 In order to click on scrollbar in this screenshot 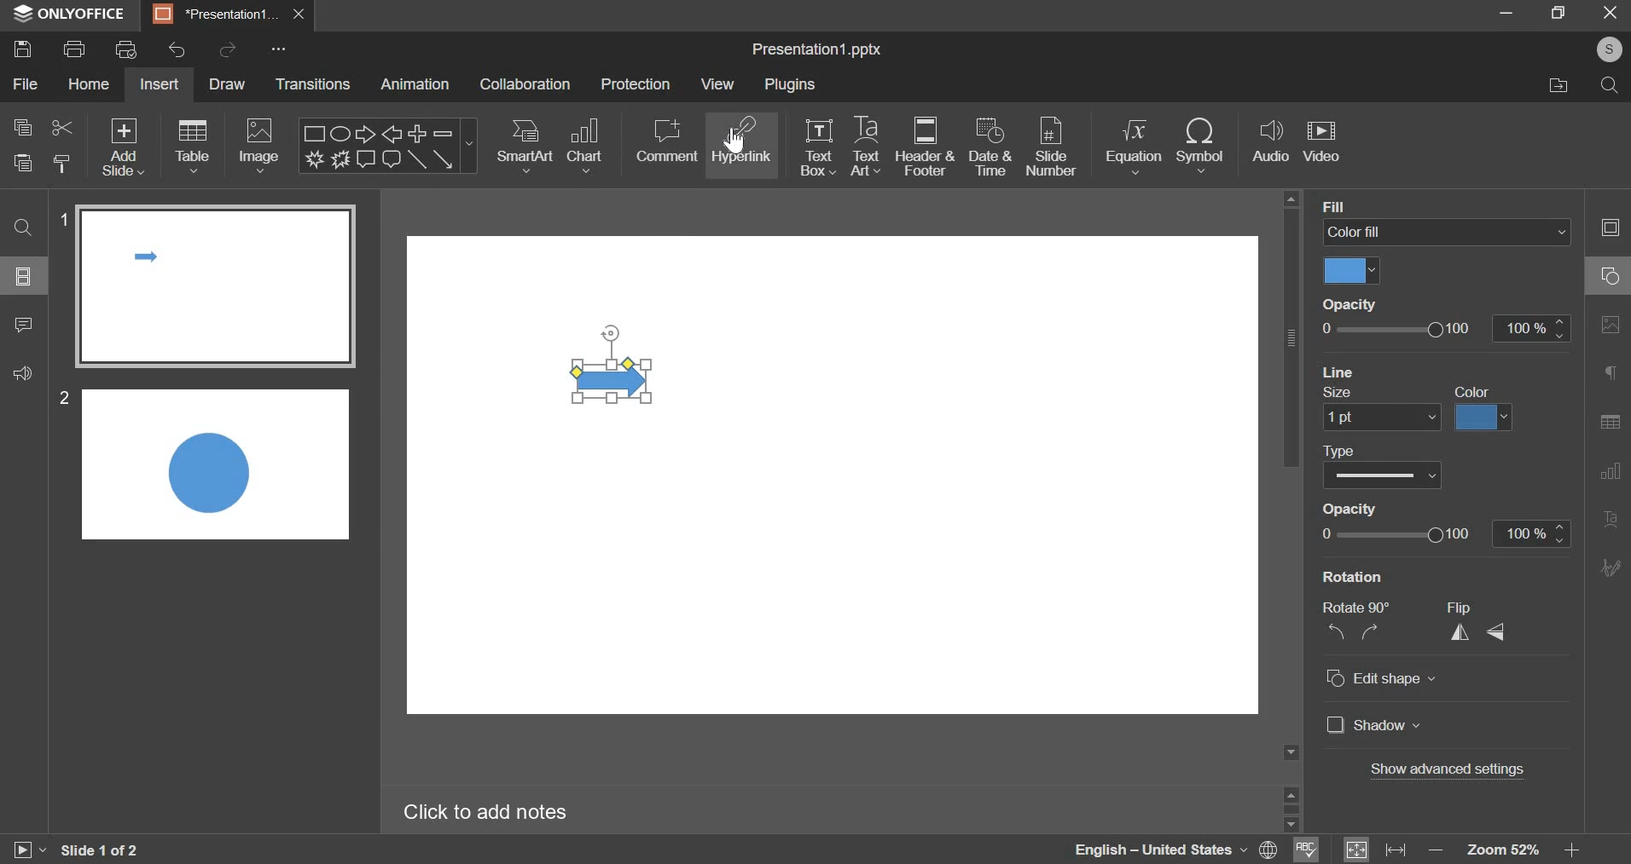, I will do `click(1291, 810)`.